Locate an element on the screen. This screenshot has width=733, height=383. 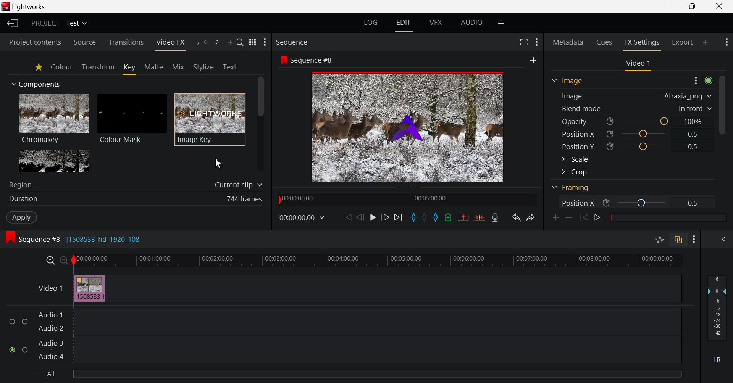
Apply is located at coordinates (21, 217).